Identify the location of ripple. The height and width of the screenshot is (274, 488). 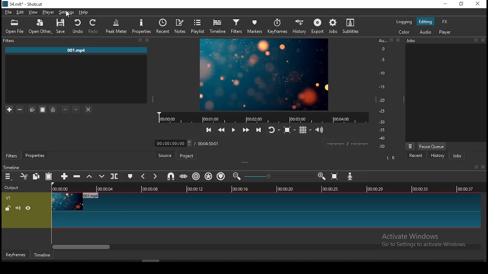
(196, 176).